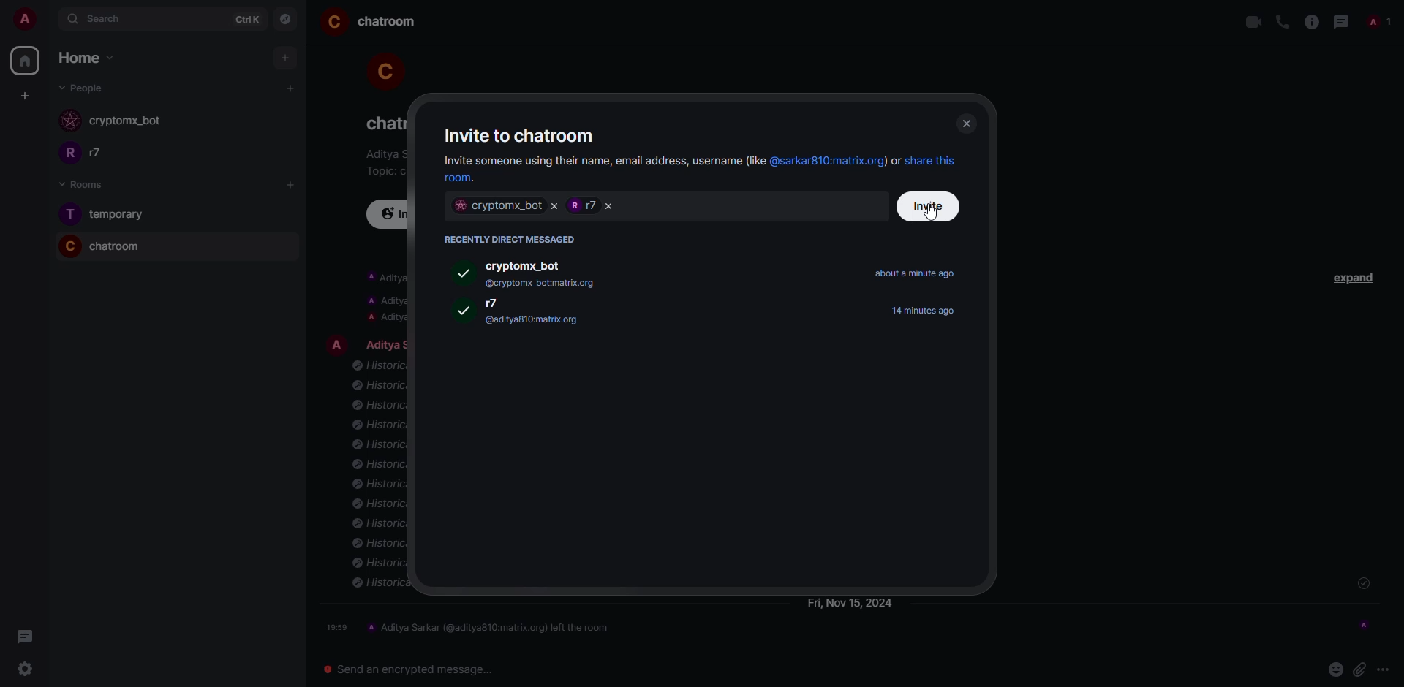 This screenshot has width=1404, height=687. I want to click on clear, so click(554, 207).